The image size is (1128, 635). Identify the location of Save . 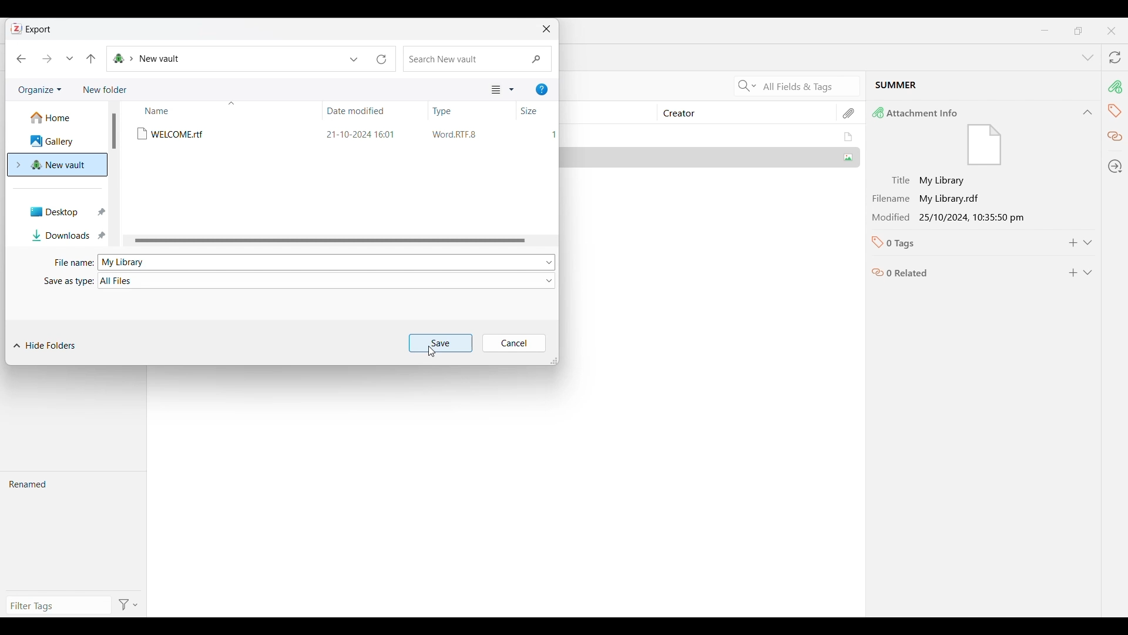
(441, 343).